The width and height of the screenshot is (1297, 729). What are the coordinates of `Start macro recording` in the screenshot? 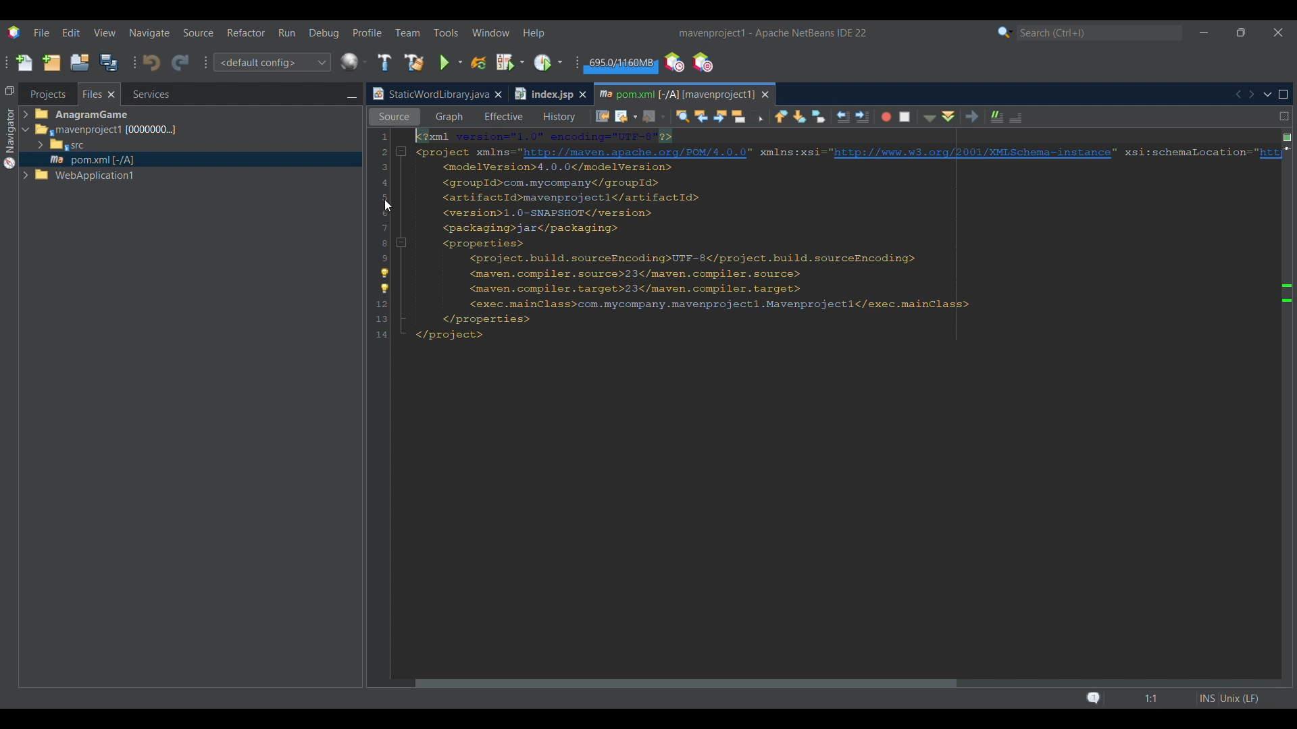 It's located at (885, 117).